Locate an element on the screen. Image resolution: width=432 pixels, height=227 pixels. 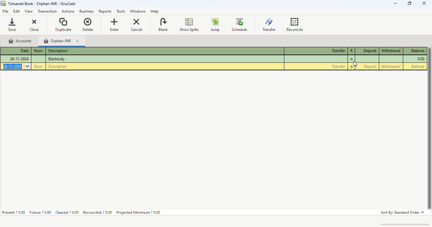
maximize is located at coordinates (410, 3).